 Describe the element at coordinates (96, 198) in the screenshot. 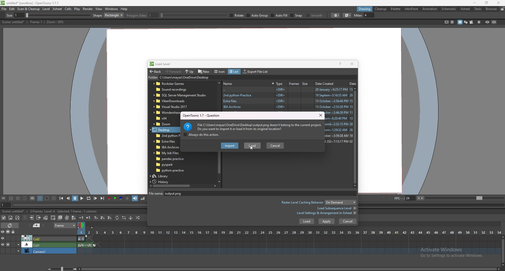

I see `next frame` at that location.